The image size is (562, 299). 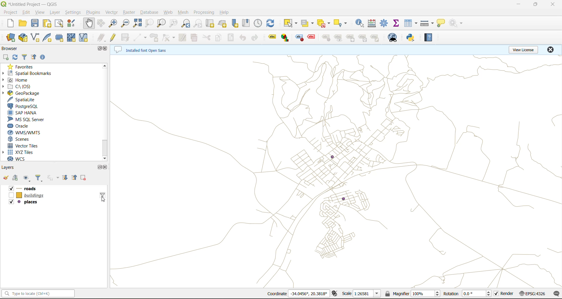 I want to click on zoom layer, so click(x=162, y=23).